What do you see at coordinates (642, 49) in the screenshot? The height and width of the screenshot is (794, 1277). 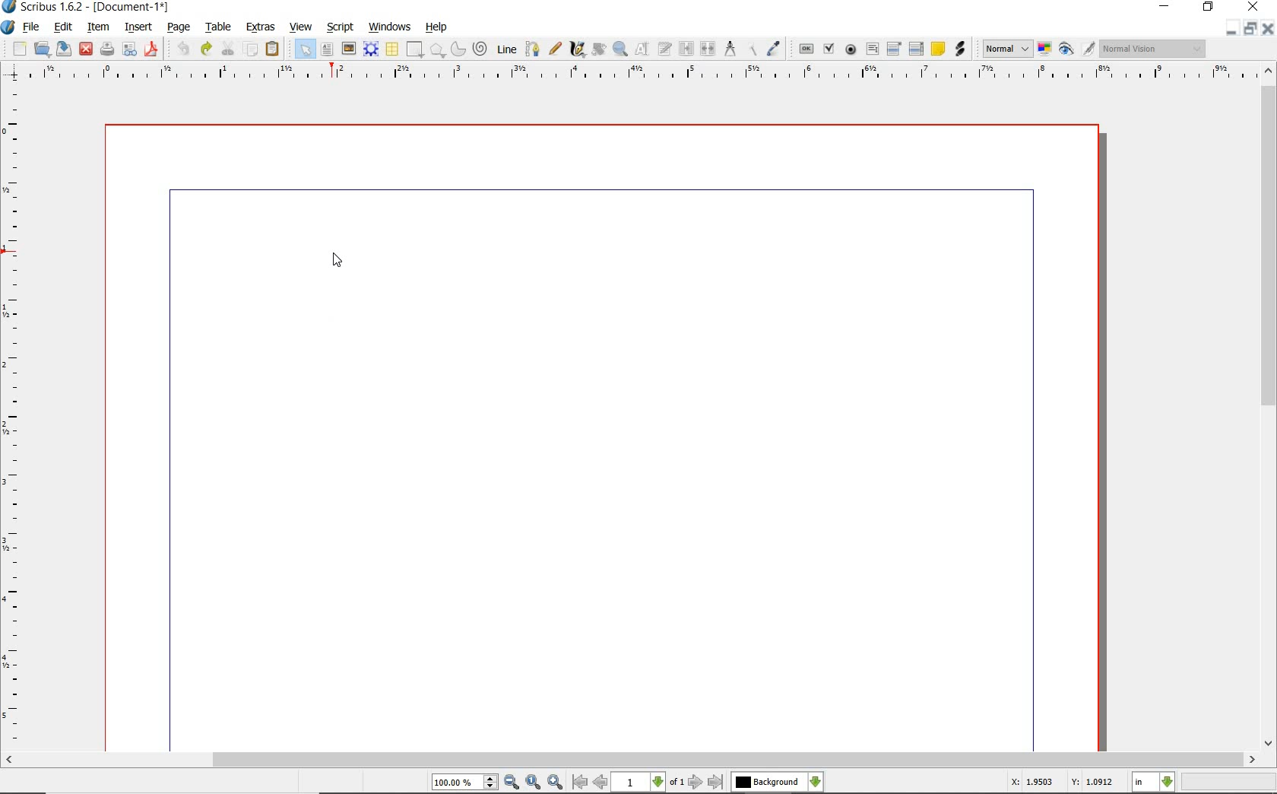 I see `edit contents of frame` at bounding box center [642, 49].